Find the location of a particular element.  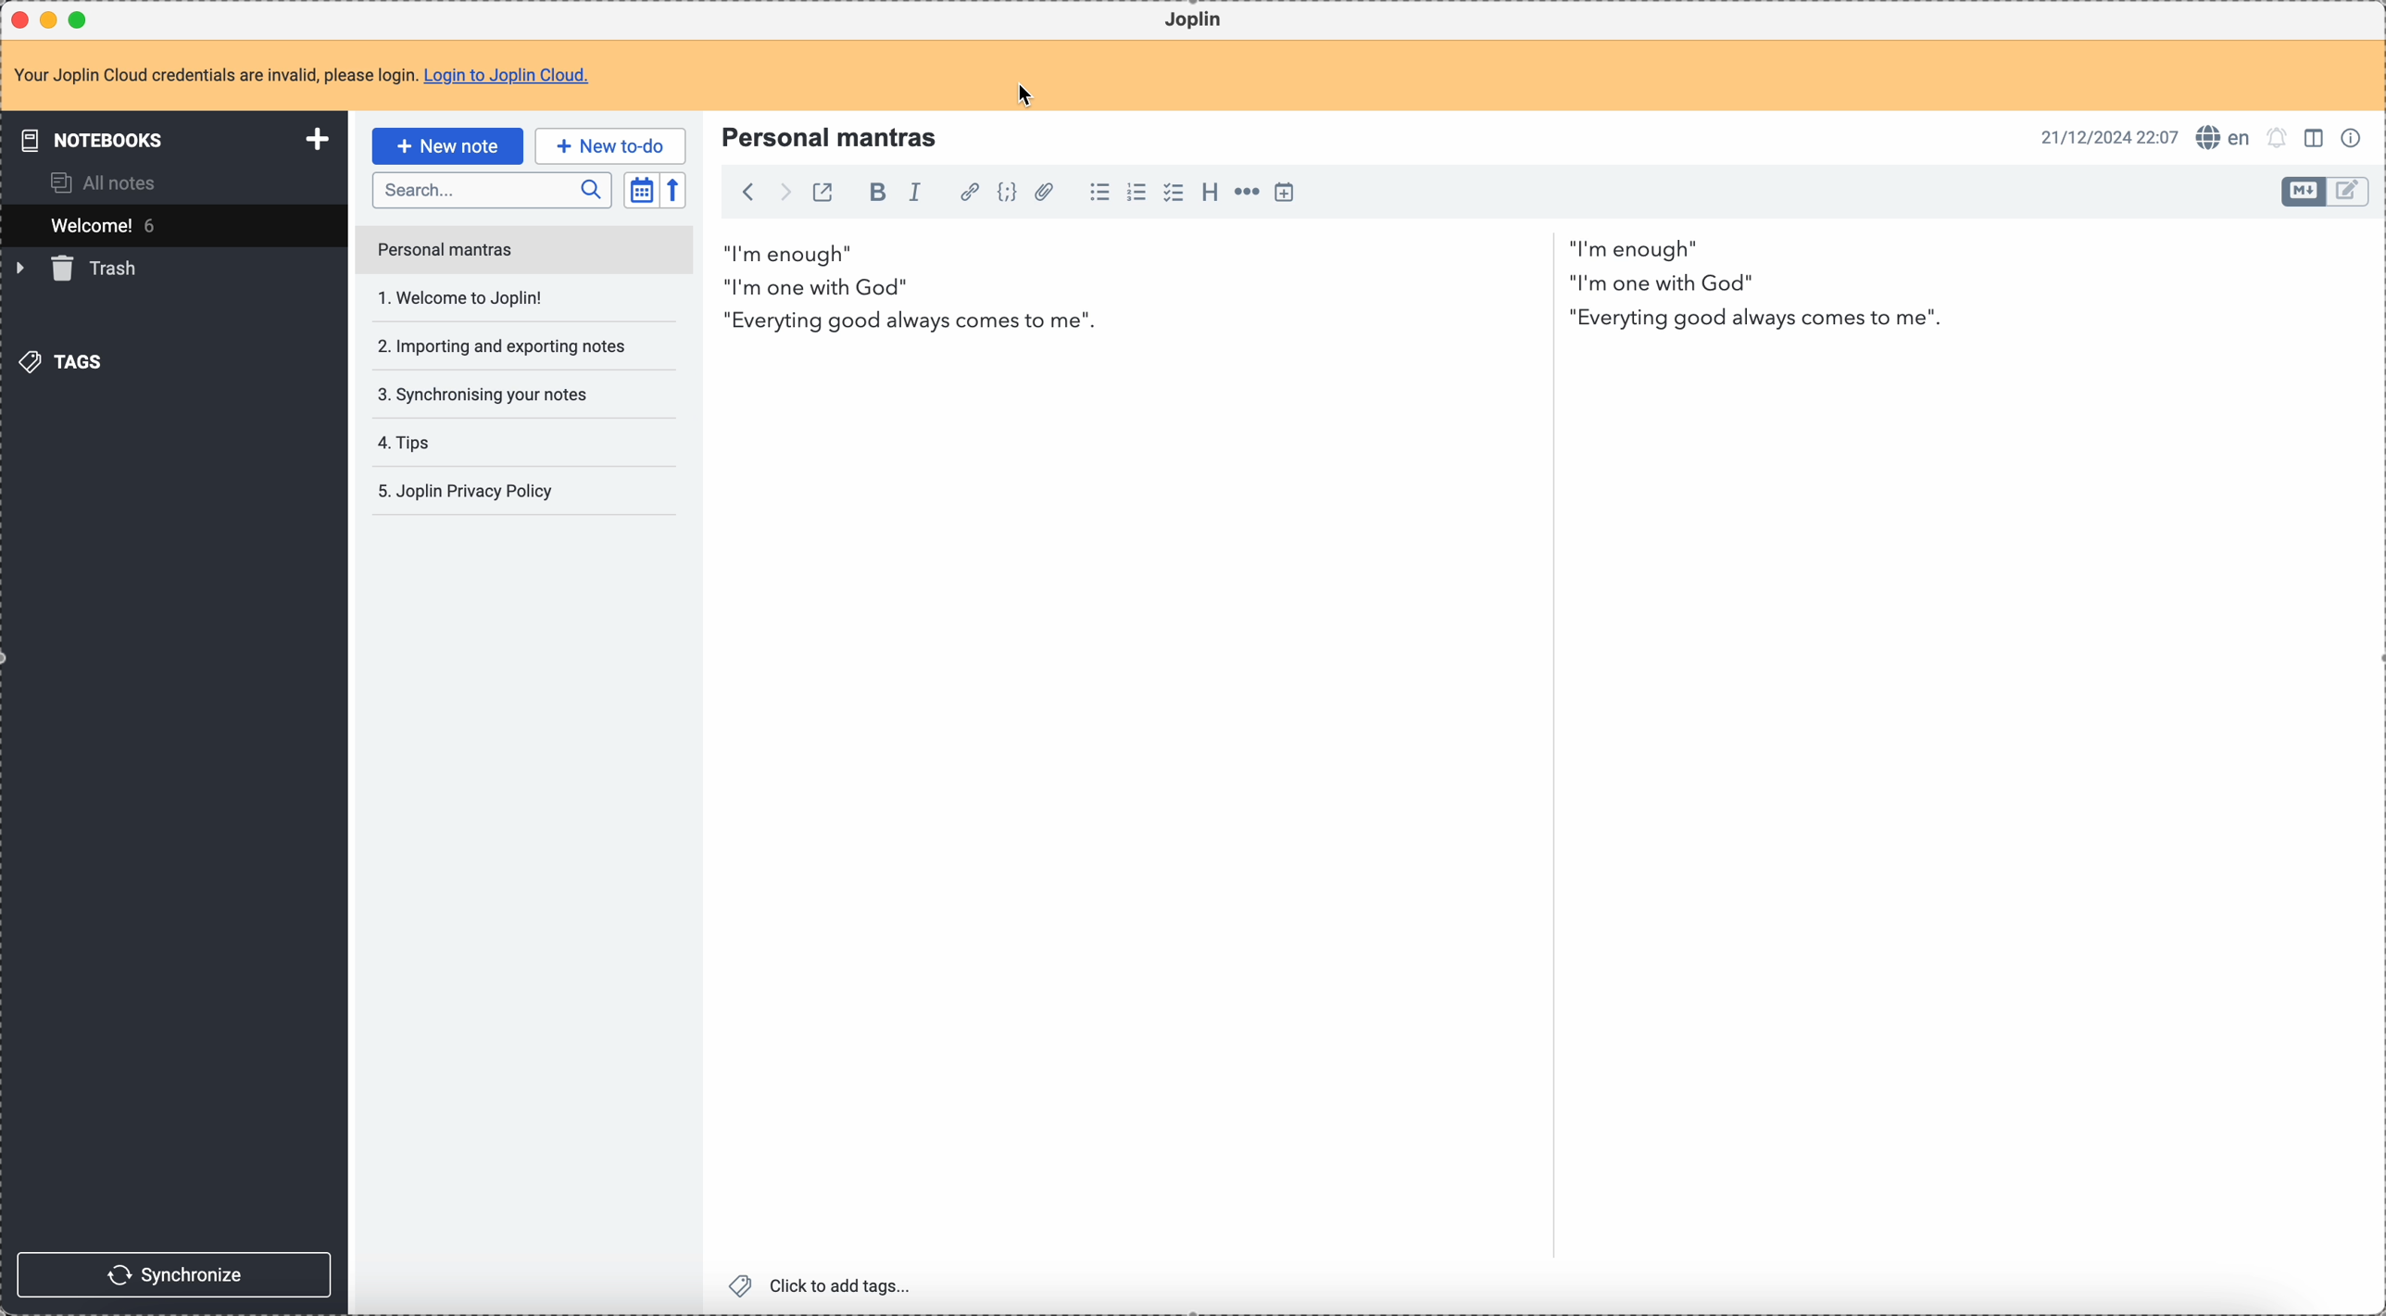

all notes is located at coordinates (101, 182).